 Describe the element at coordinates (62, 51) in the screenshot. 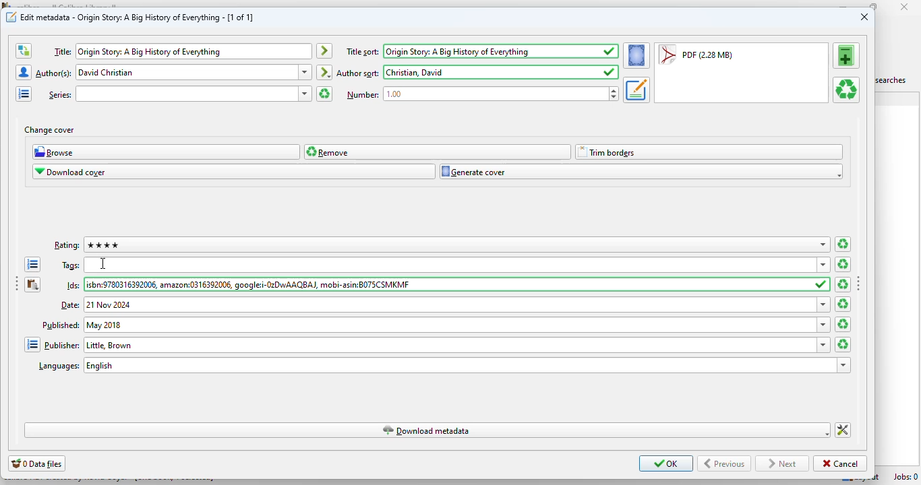

I see `text` at that location.